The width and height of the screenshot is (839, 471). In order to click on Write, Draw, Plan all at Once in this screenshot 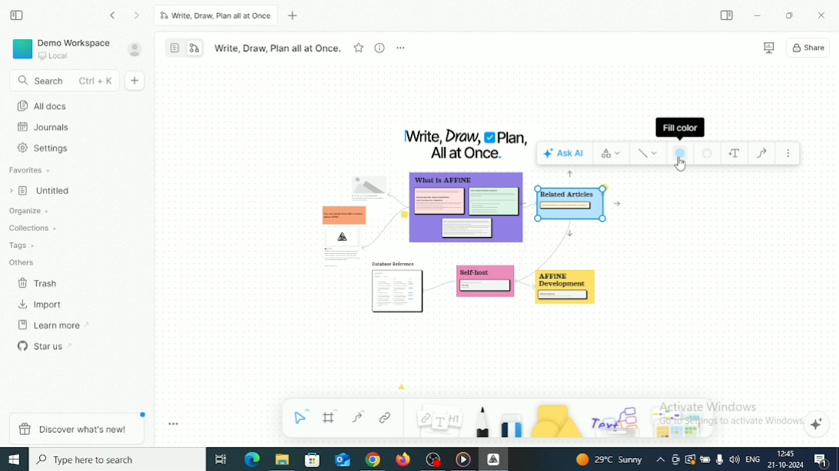, I will do `click(277, 48)`.